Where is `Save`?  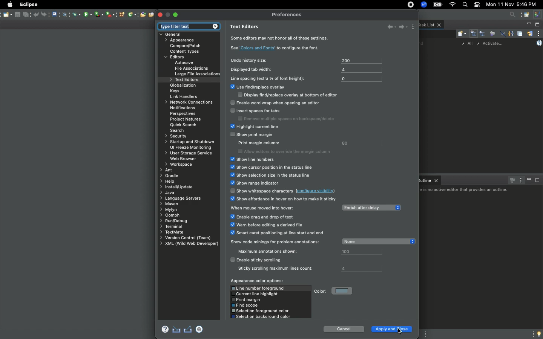
Save is located at coordinates (7, 15).